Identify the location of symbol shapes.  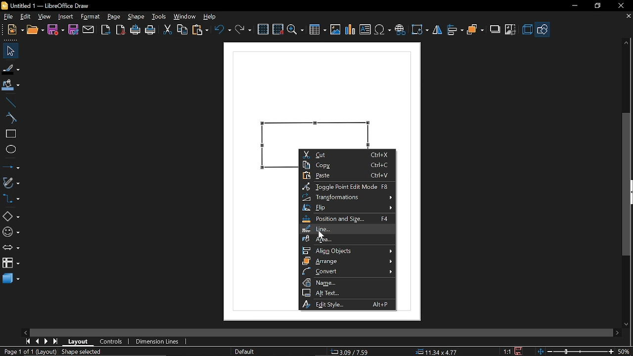
(11, 233).